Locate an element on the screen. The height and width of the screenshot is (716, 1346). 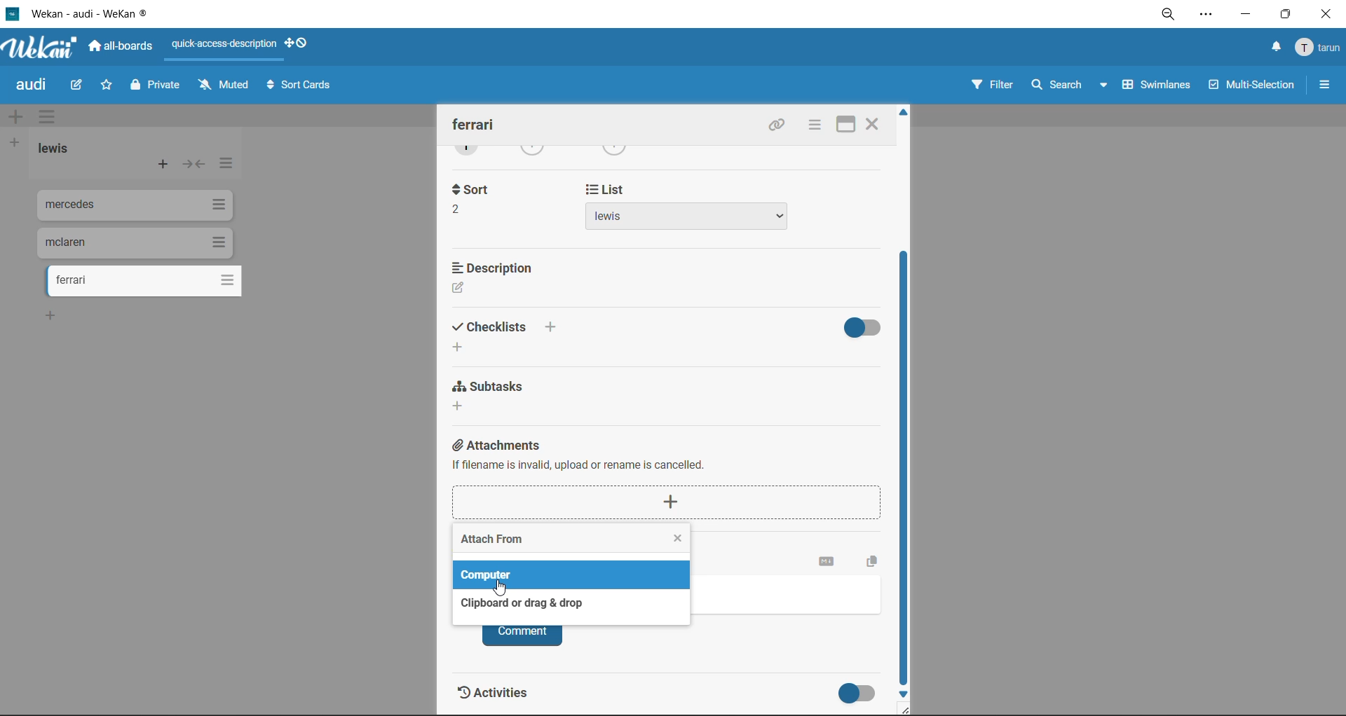
minimize is located at coordinates (1244, 15).